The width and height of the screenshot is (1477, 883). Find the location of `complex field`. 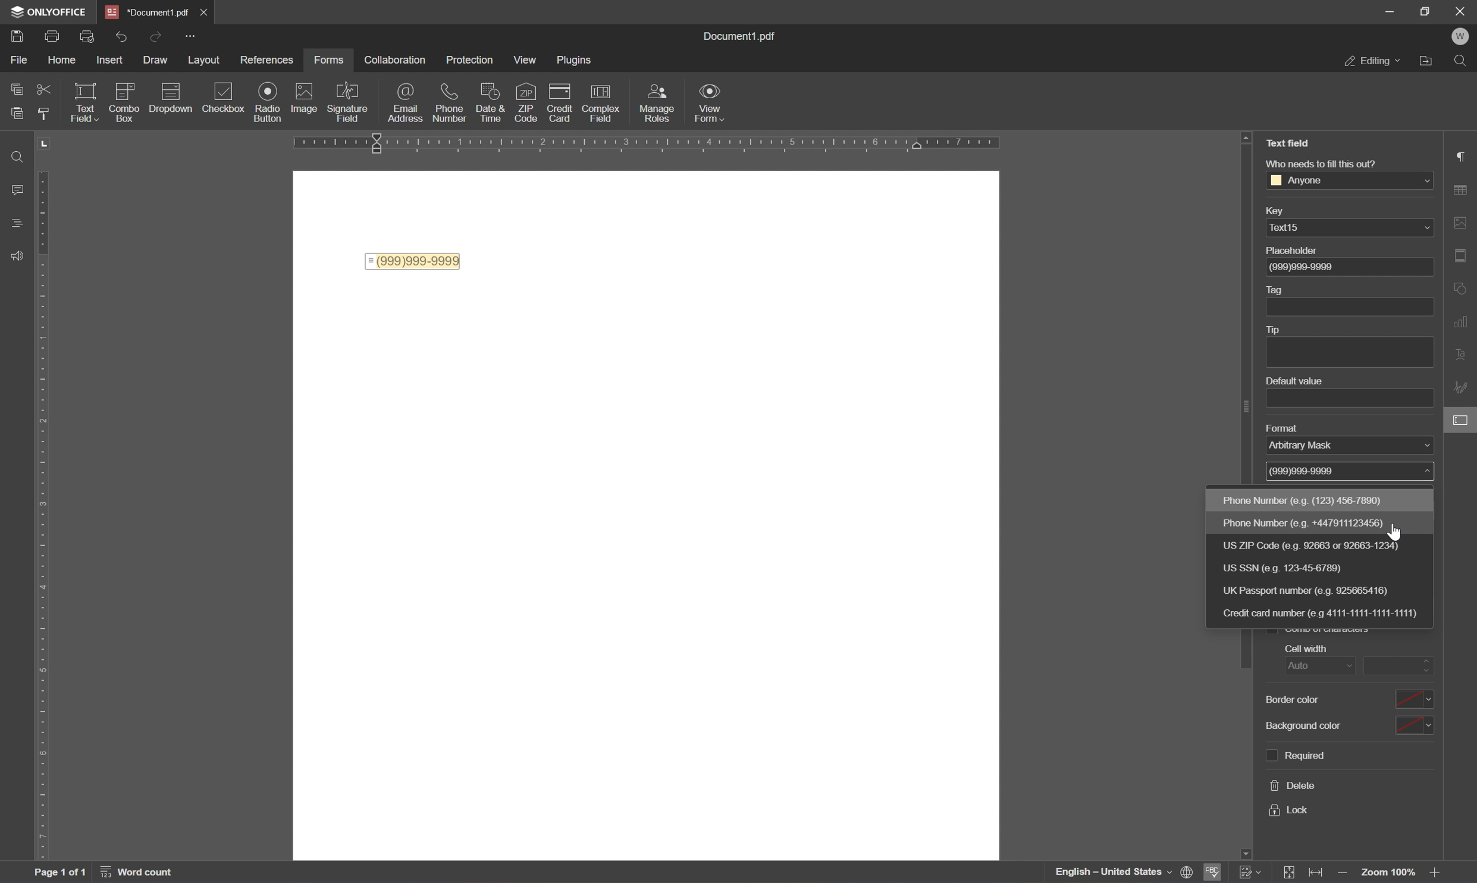

complex field is located at coordinates (605, 102).